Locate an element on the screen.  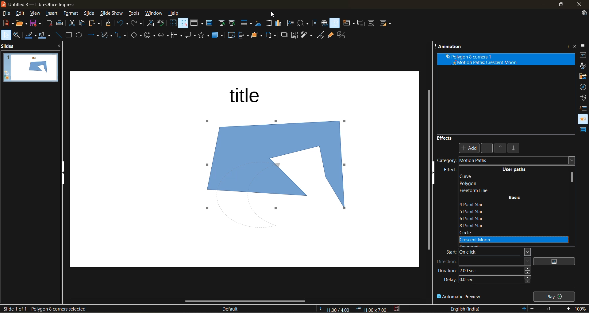
move down is located at coordinates (514, 149).